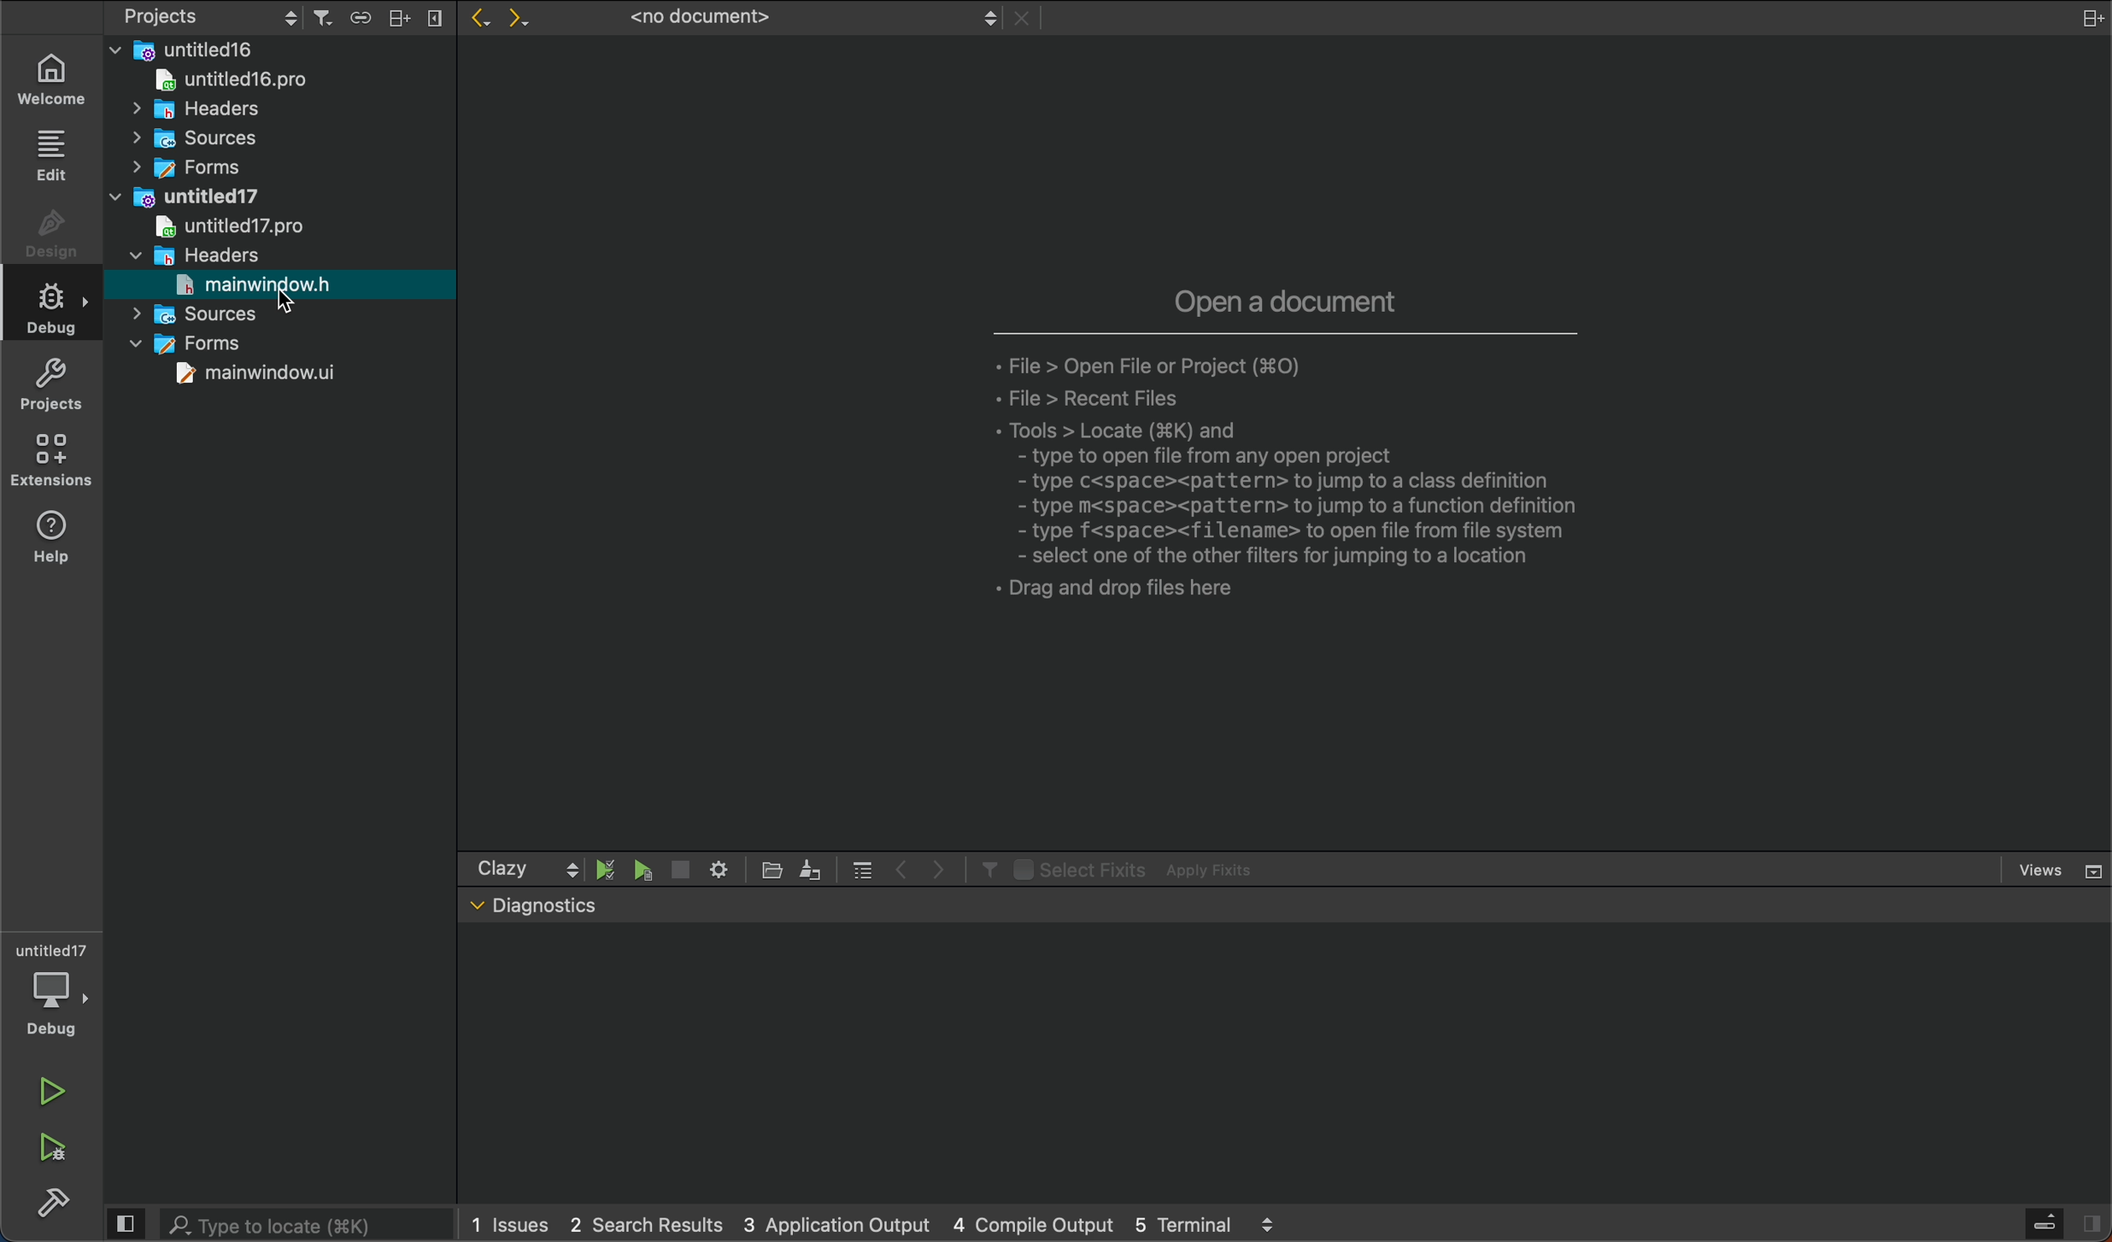 The height and width of the screenshot is (1242, 2112). Describe the element at coordinates (502, 868) in the screenshot. I see `Clazy` at that location.